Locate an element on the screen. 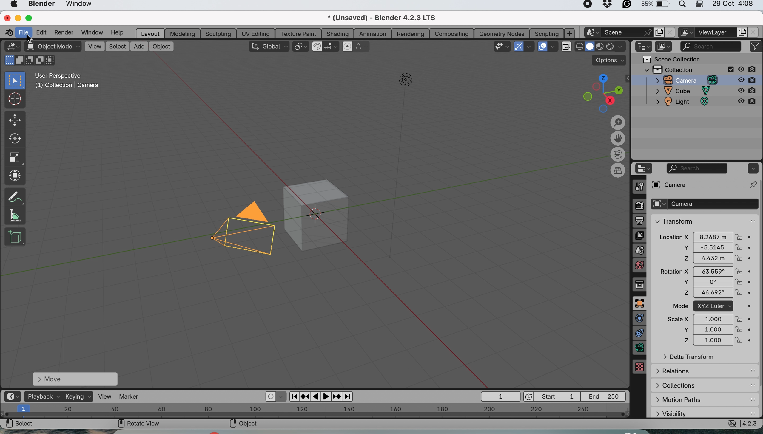 This screenshot has width=763, height=434. scene collection is located at coordinates (672, 59).